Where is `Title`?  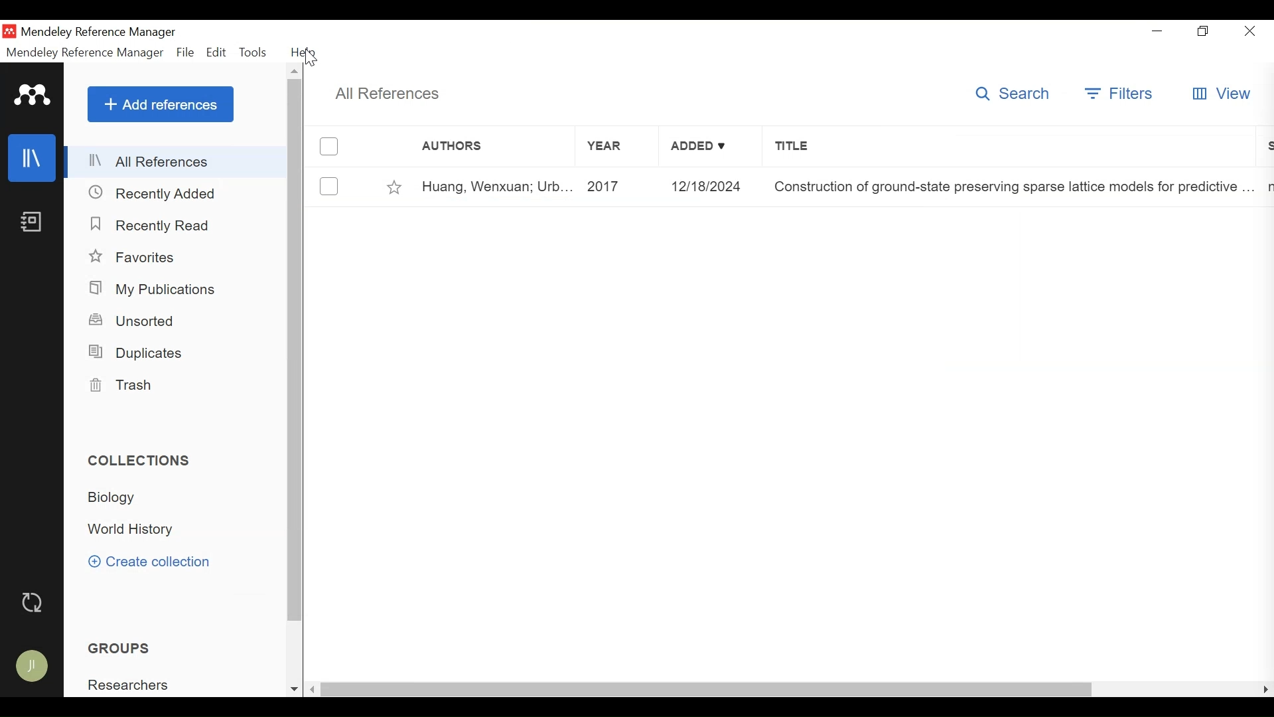 Title is located at coordinates (1009, 149).